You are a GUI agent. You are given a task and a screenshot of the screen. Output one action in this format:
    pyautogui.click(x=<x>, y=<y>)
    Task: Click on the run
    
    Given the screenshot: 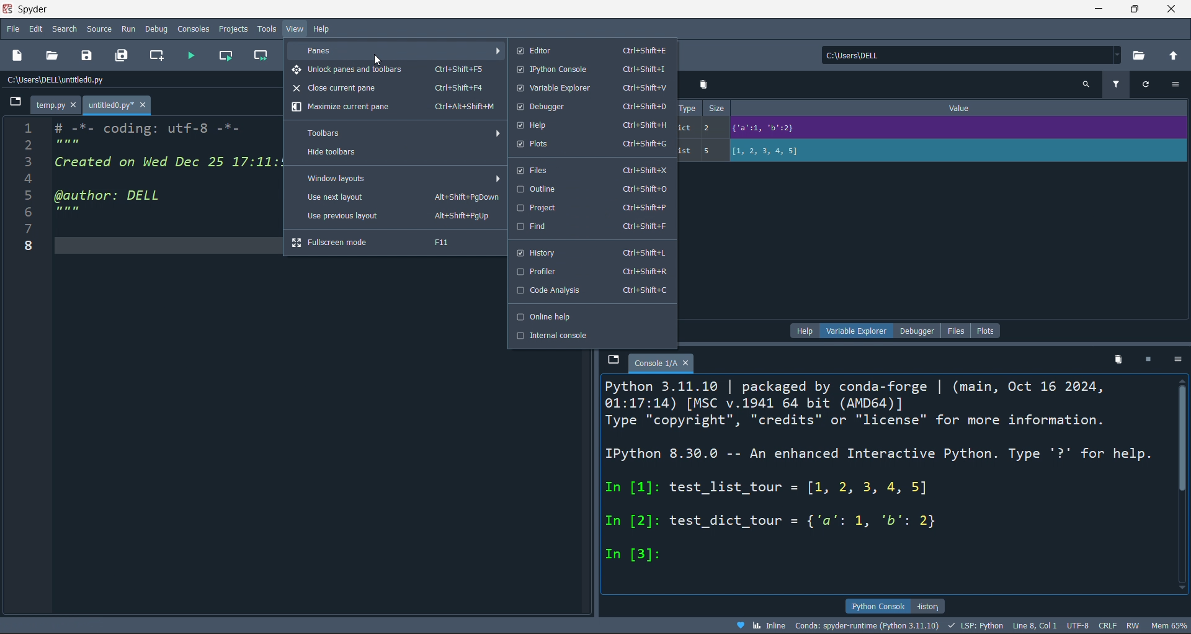 What is the action you would take?
    pyautogui.click(x=127, y=29)
    